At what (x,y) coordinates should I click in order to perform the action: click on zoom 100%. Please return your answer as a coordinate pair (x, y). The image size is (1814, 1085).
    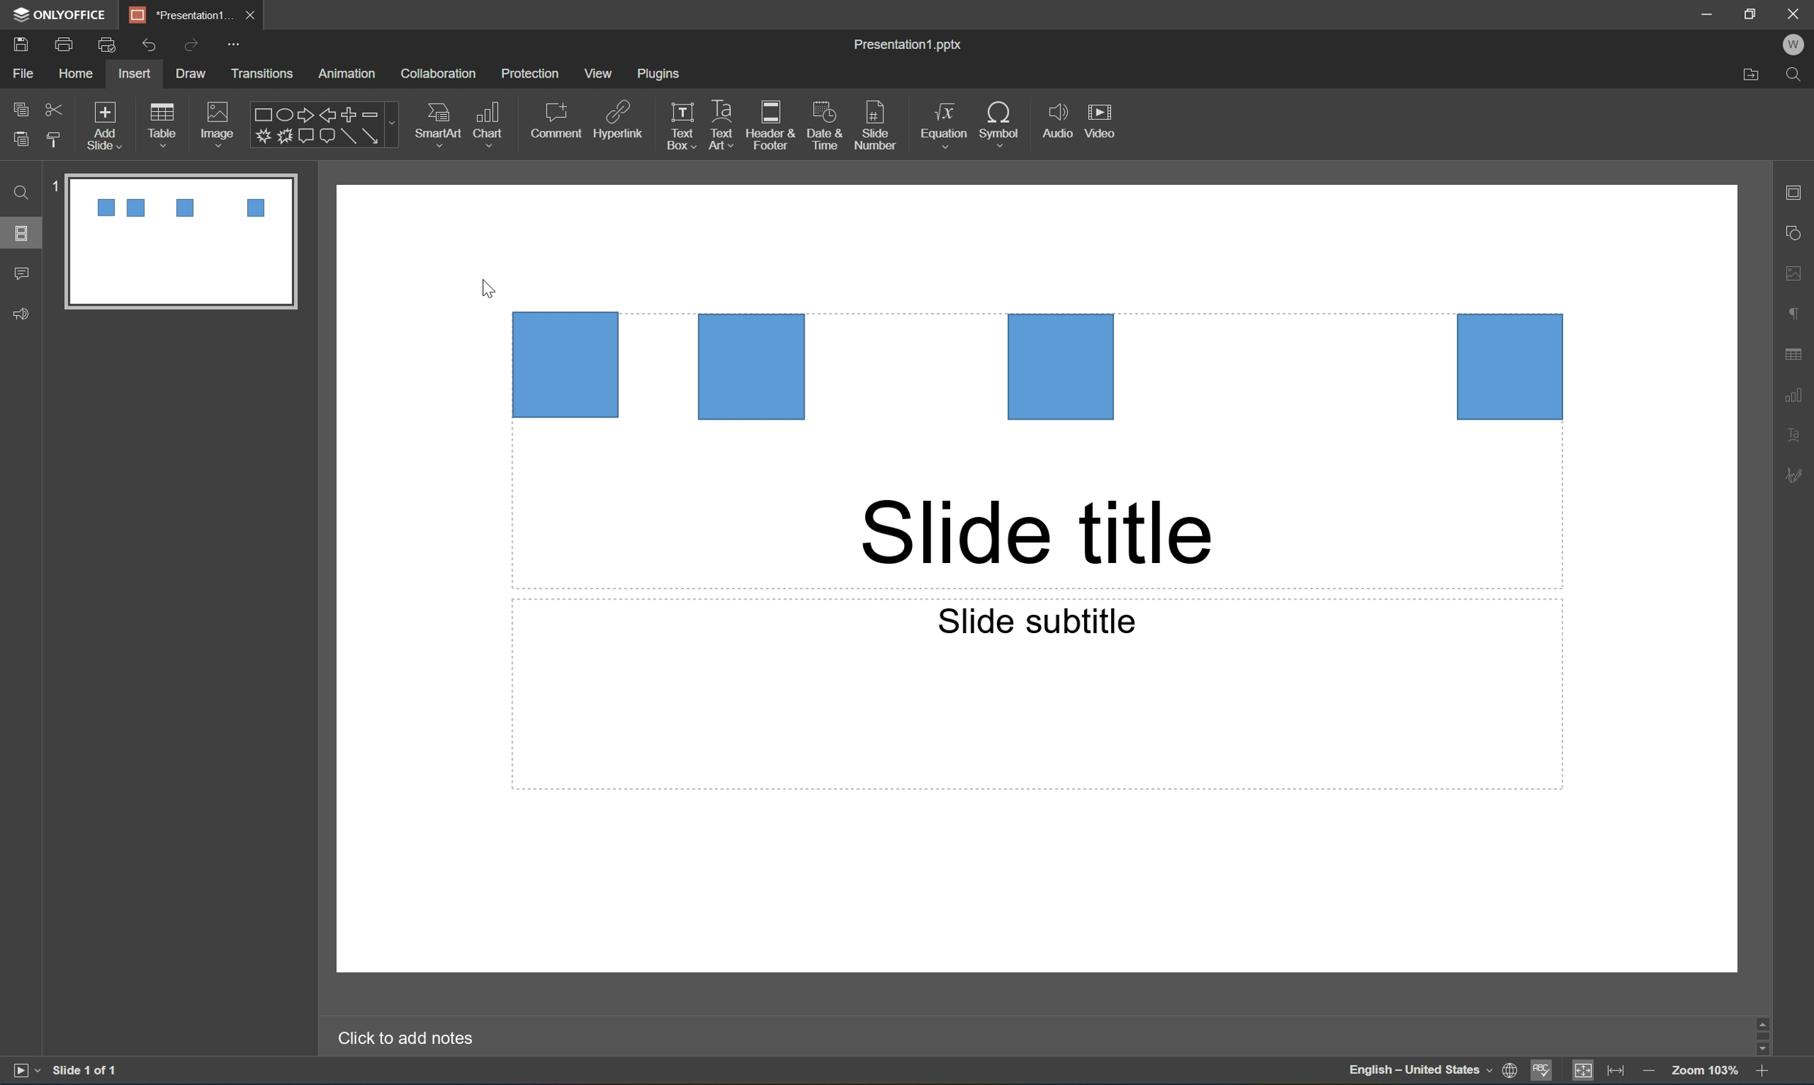
    Looking at the image, I should click on (1706, 1073).